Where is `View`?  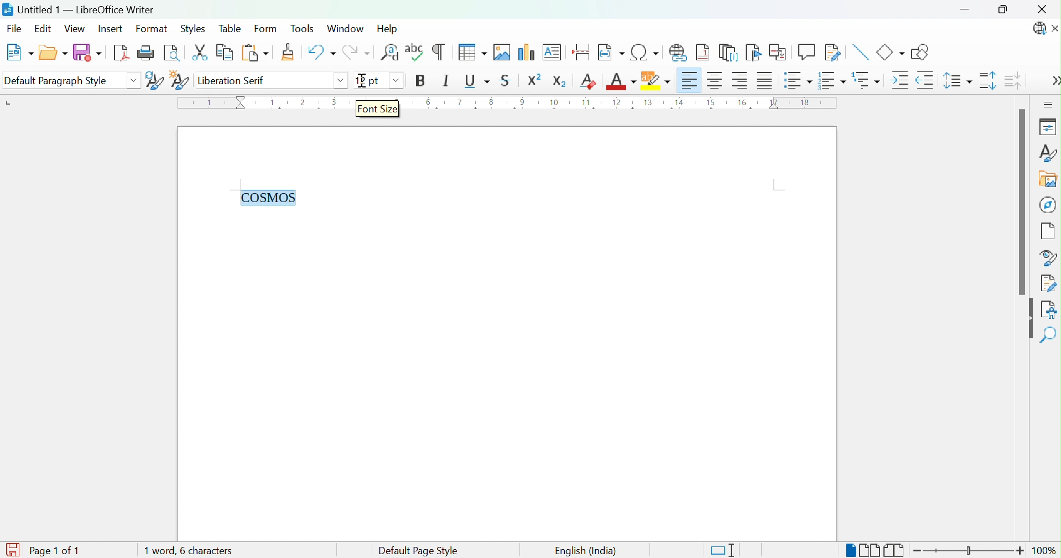
View is located at coordinates (75, 29).